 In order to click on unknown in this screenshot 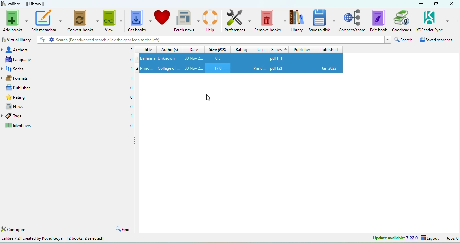, I will do `click(168, 58)`.